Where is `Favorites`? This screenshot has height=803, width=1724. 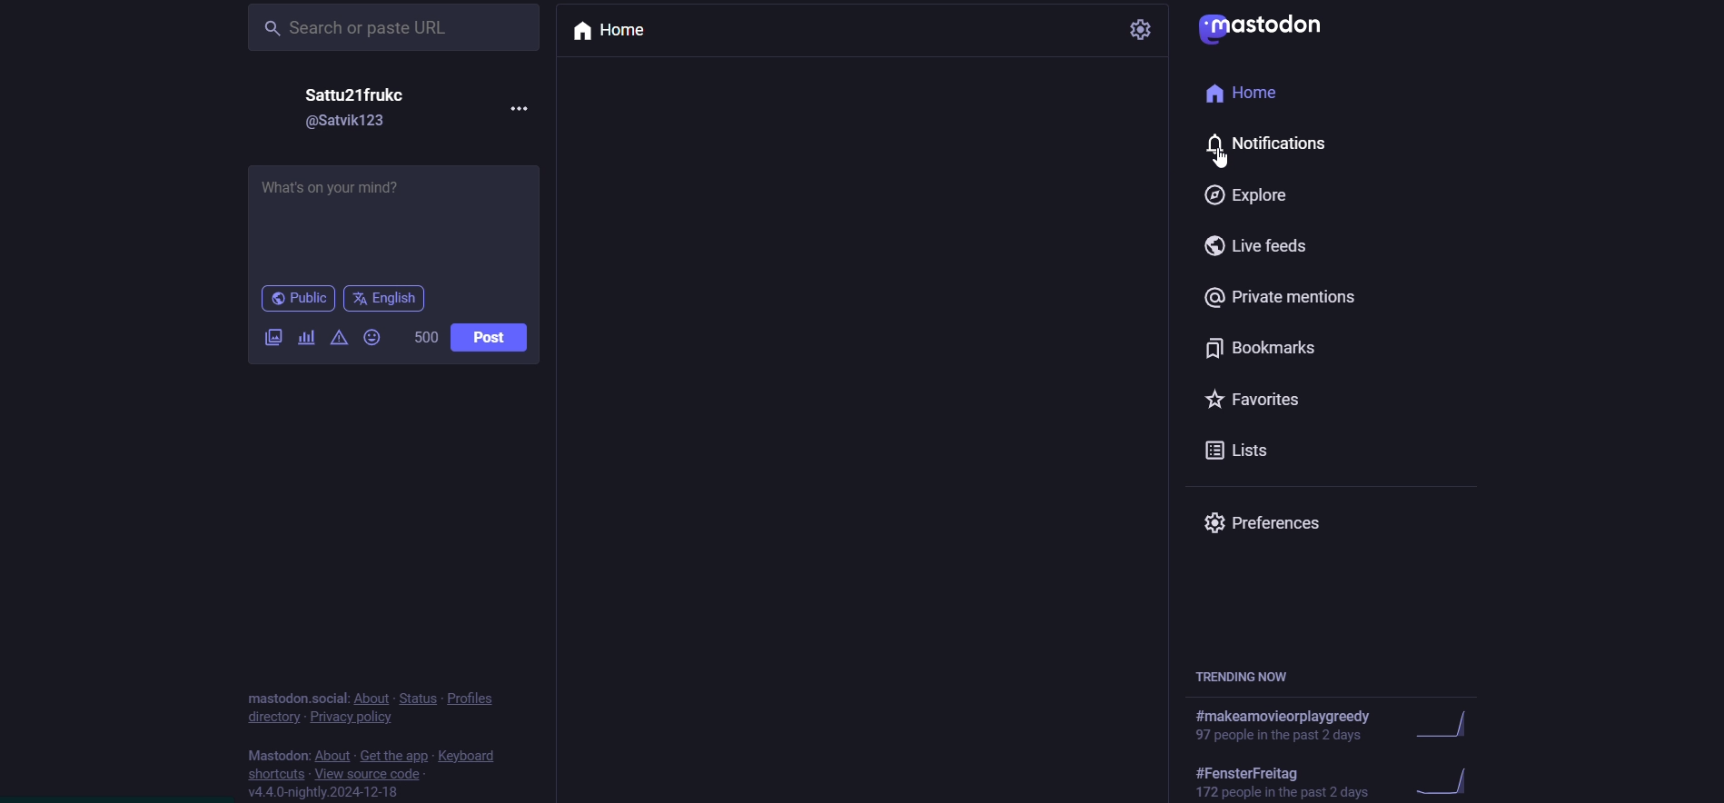
Favorites is located at coordinates (1273, 396).